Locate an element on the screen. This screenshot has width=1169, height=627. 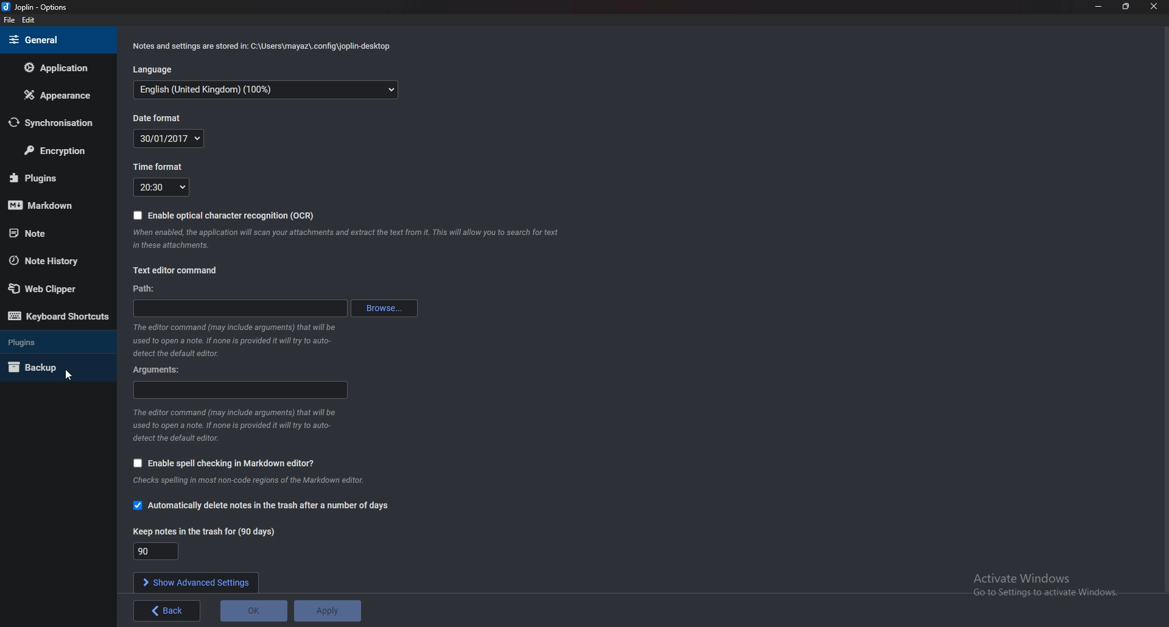
Date format is located at coordinates (178, 138).